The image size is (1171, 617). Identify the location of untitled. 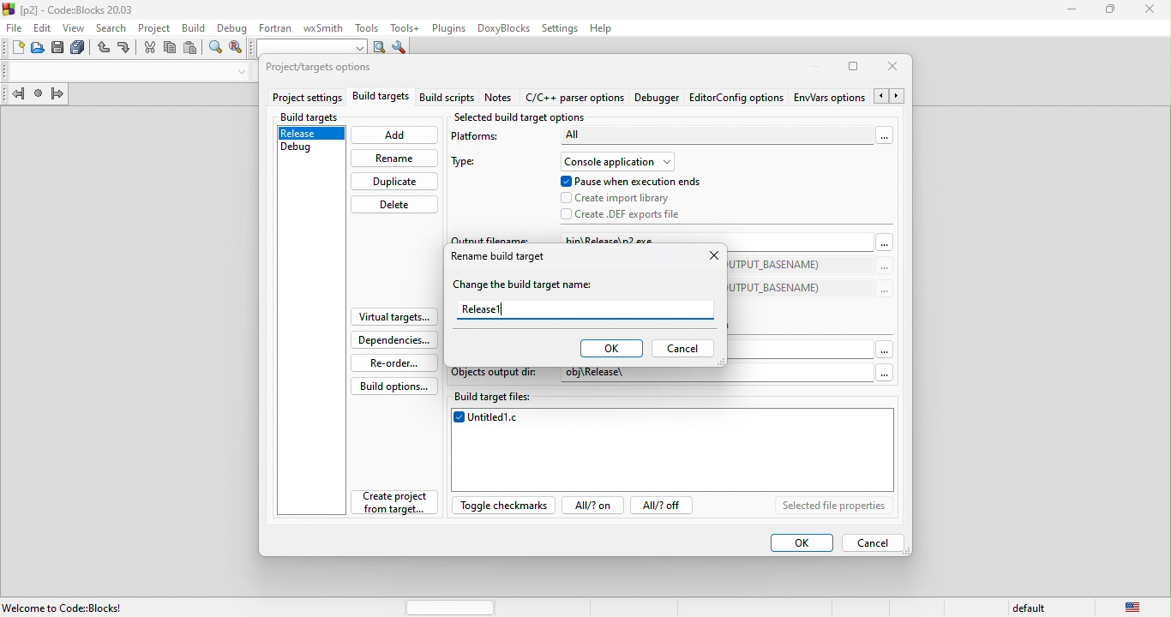
(673, 452).